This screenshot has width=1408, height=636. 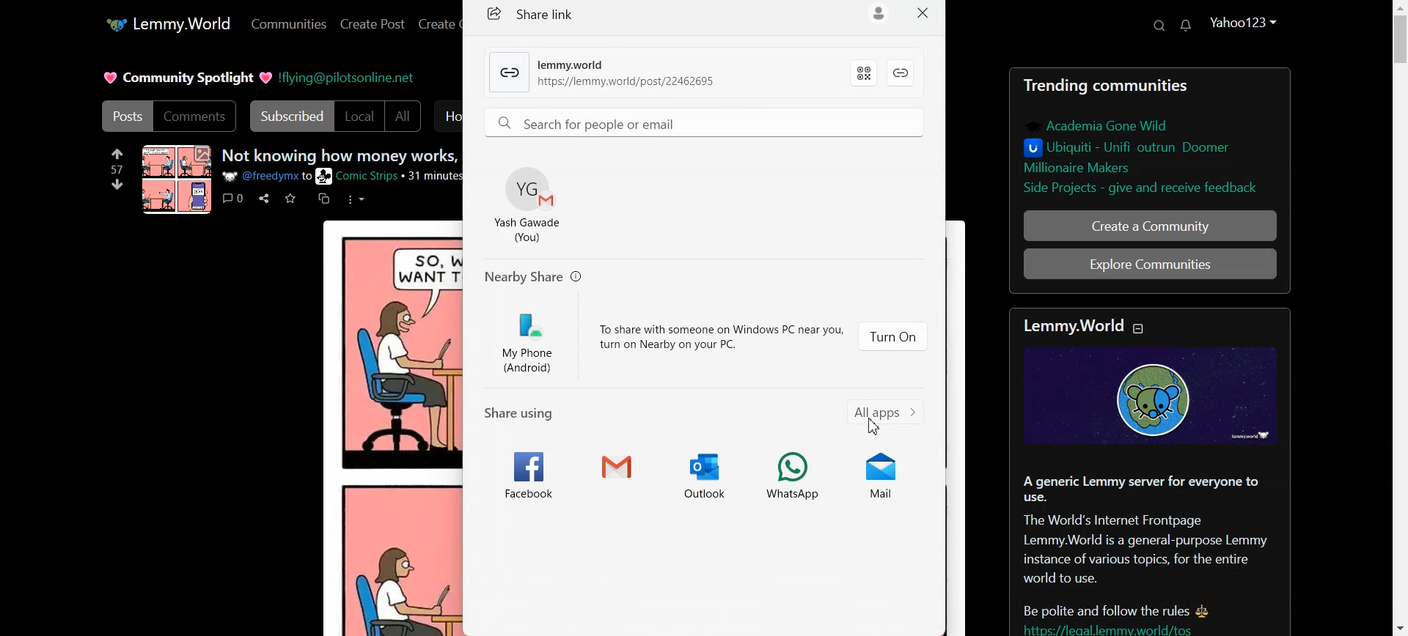 I want to click on Comments, so click(x=196, y=117).